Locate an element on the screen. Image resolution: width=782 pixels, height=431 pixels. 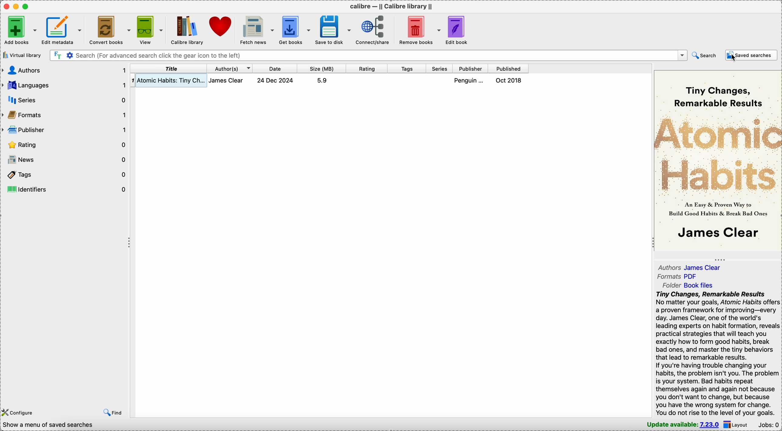
find is located at coordinates (113, 410).